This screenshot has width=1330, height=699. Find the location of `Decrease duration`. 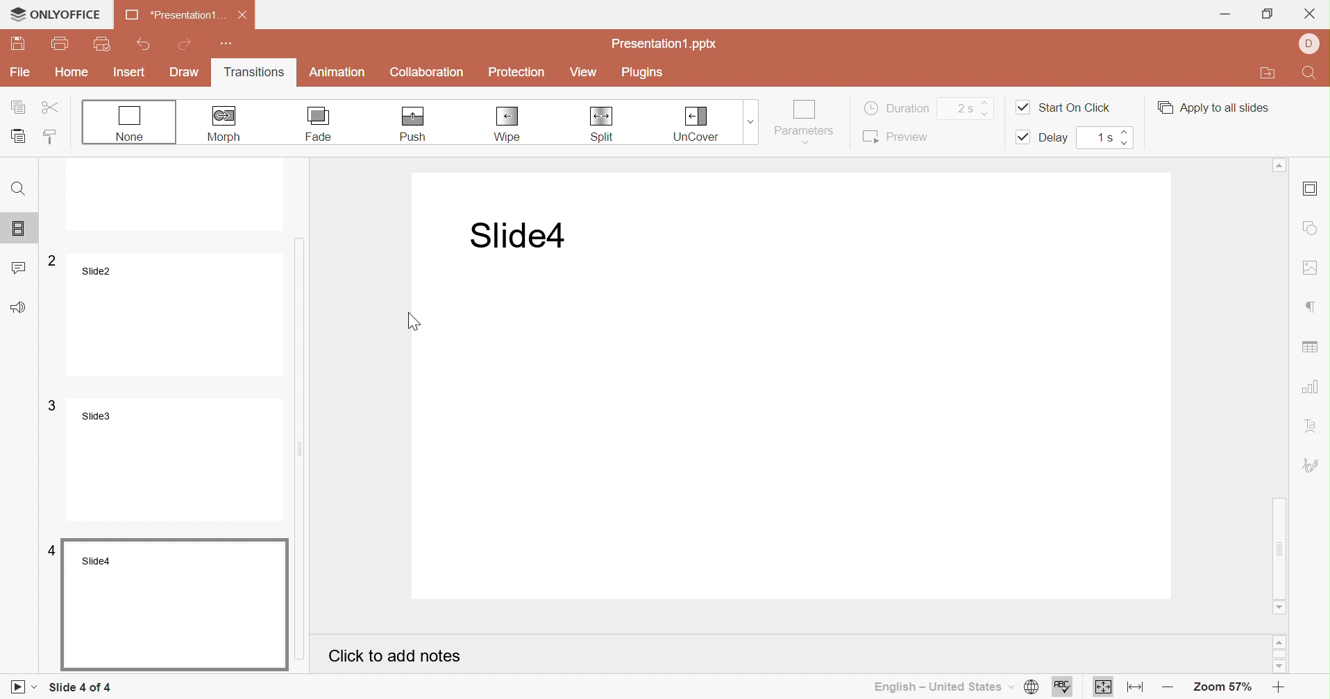

Decrease duration is located at coordinates (988, 114).